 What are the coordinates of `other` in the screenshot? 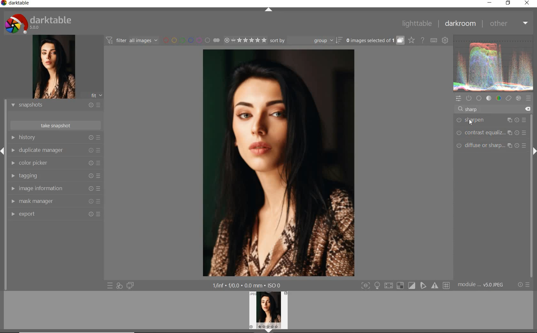 It's located at (508, 24).